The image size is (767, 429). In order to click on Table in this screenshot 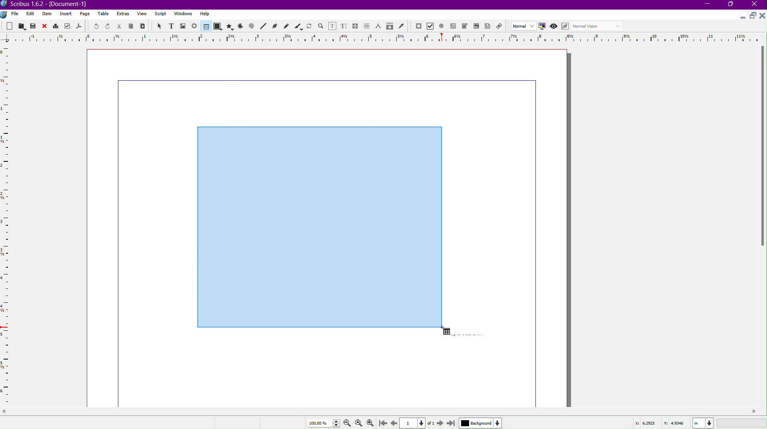, I will do `click(205, 26)`.